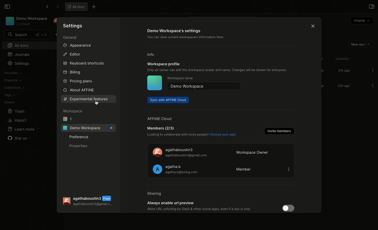  I want to click on Billing, so click(72, 73).